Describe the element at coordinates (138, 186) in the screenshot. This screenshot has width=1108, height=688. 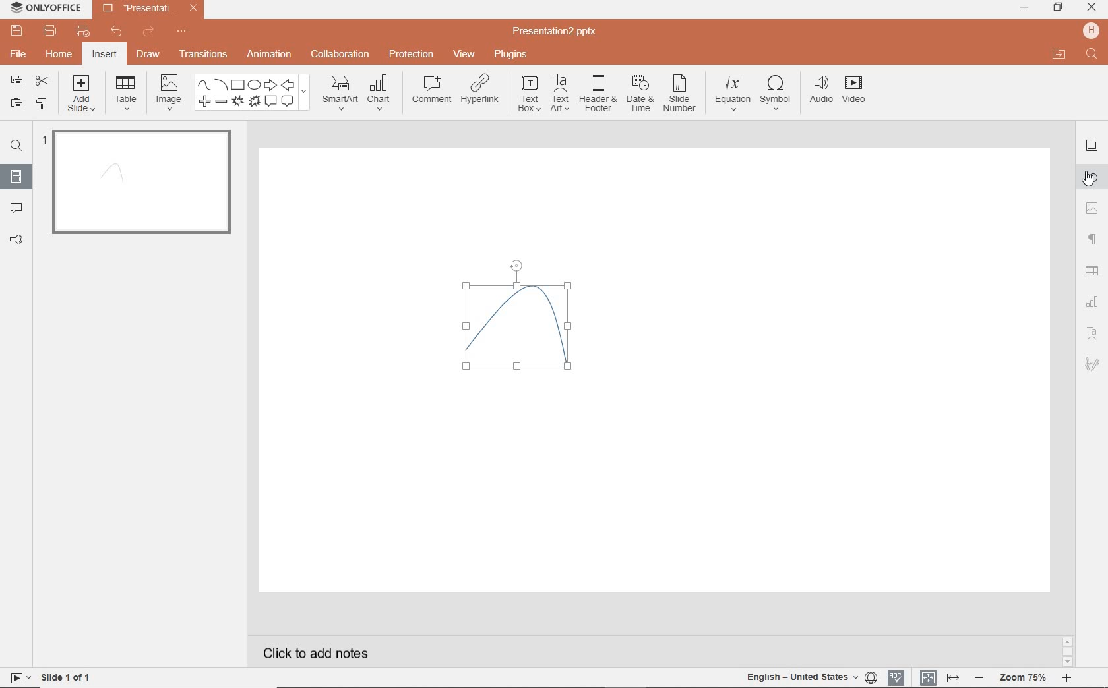
I see `SLIDE1` at that location.